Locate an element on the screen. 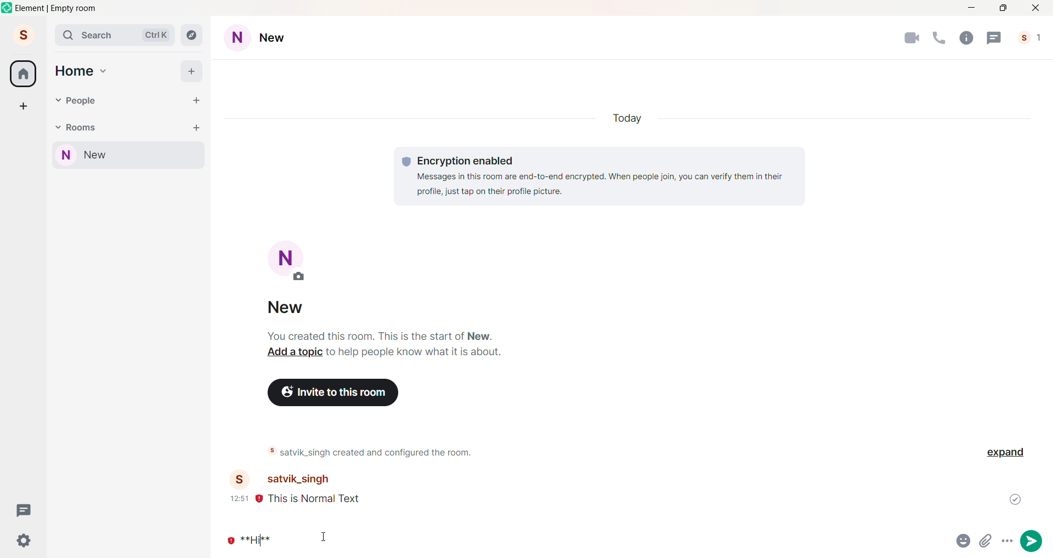 The image size is (1053, 558). Current Room is located at coordinates (130, 156).